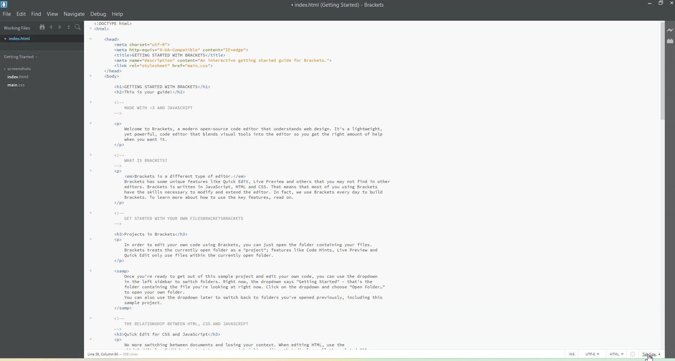 The height and width of the screenshot is (361, 675). Describe the element at coordinates (258, 185) in the screenshot. I see `Getting Started With Brackets HTML CODE` at that location.